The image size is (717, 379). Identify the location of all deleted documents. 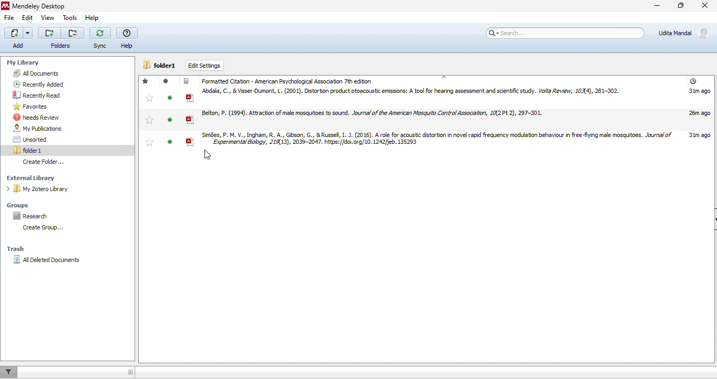
(47, 263).